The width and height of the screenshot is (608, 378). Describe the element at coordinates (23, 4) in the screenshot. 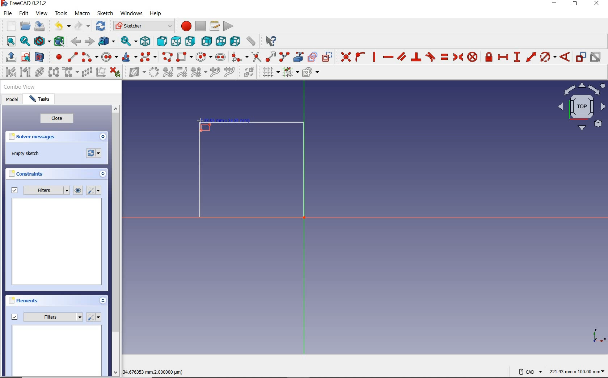

I see `freeCAD 0.21.2` at that location.